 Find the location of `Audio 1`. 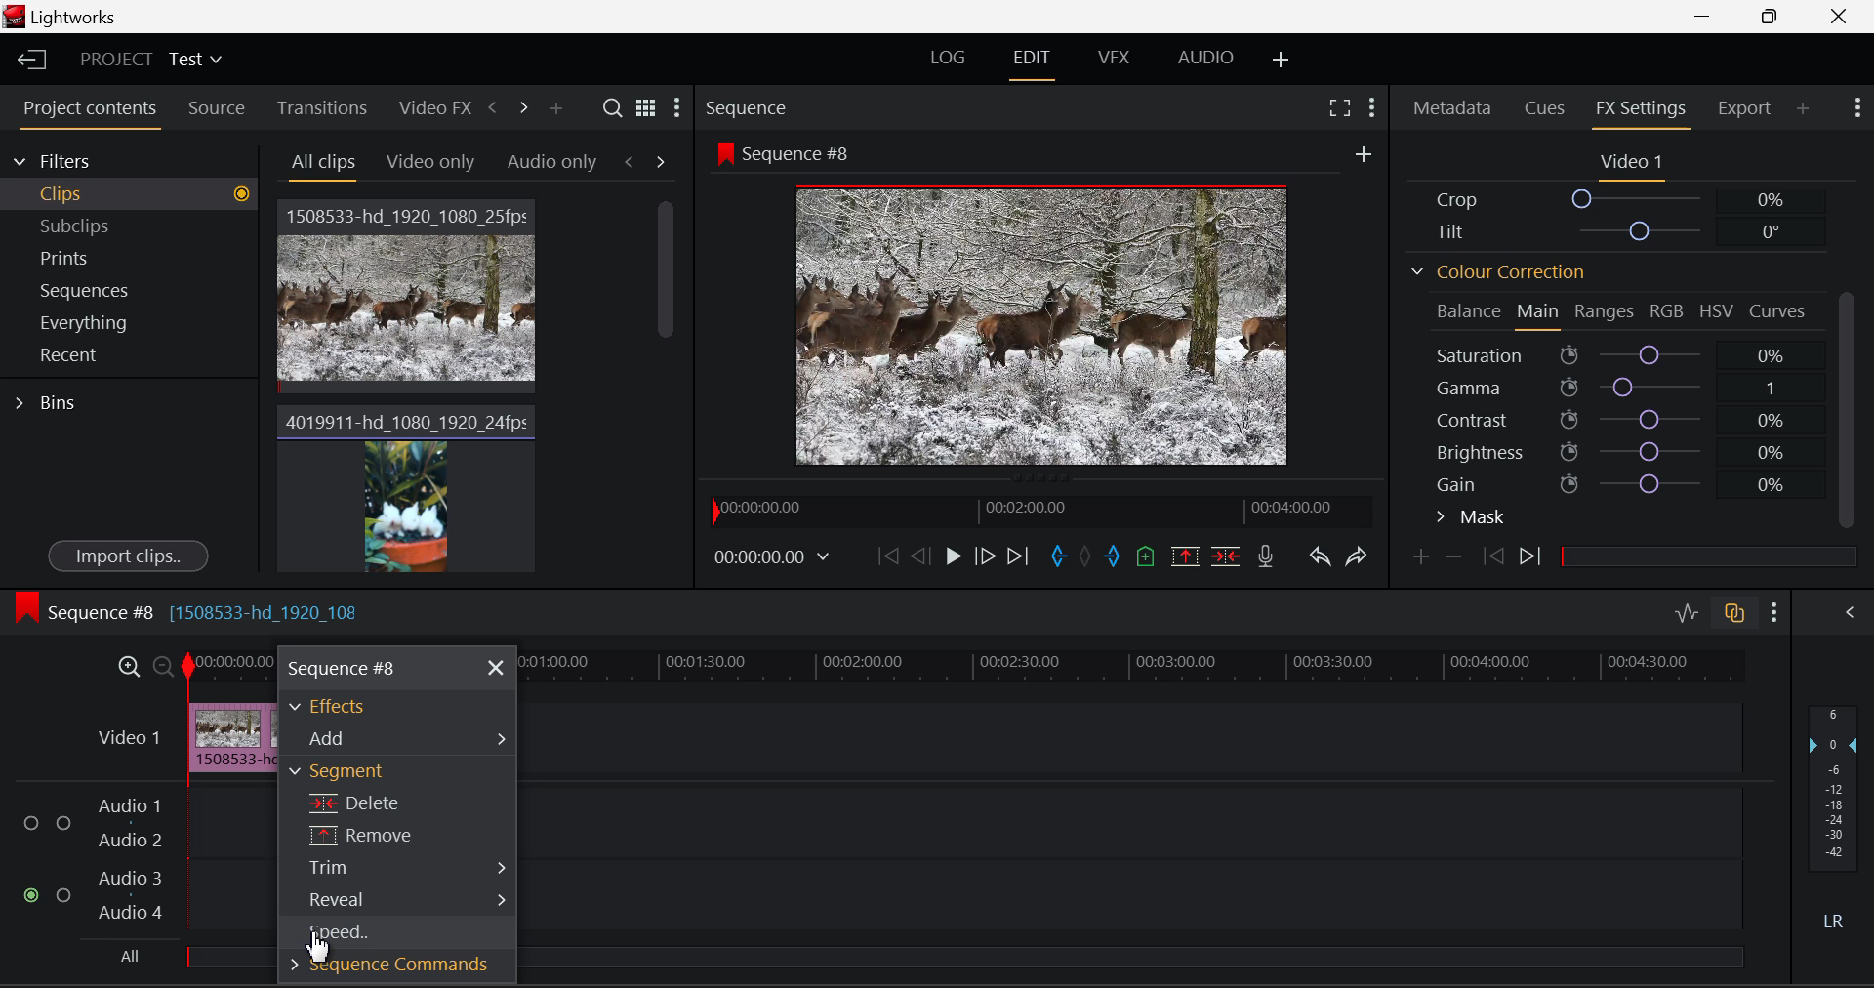

Audio 1 is located at coordinates (133, 803).